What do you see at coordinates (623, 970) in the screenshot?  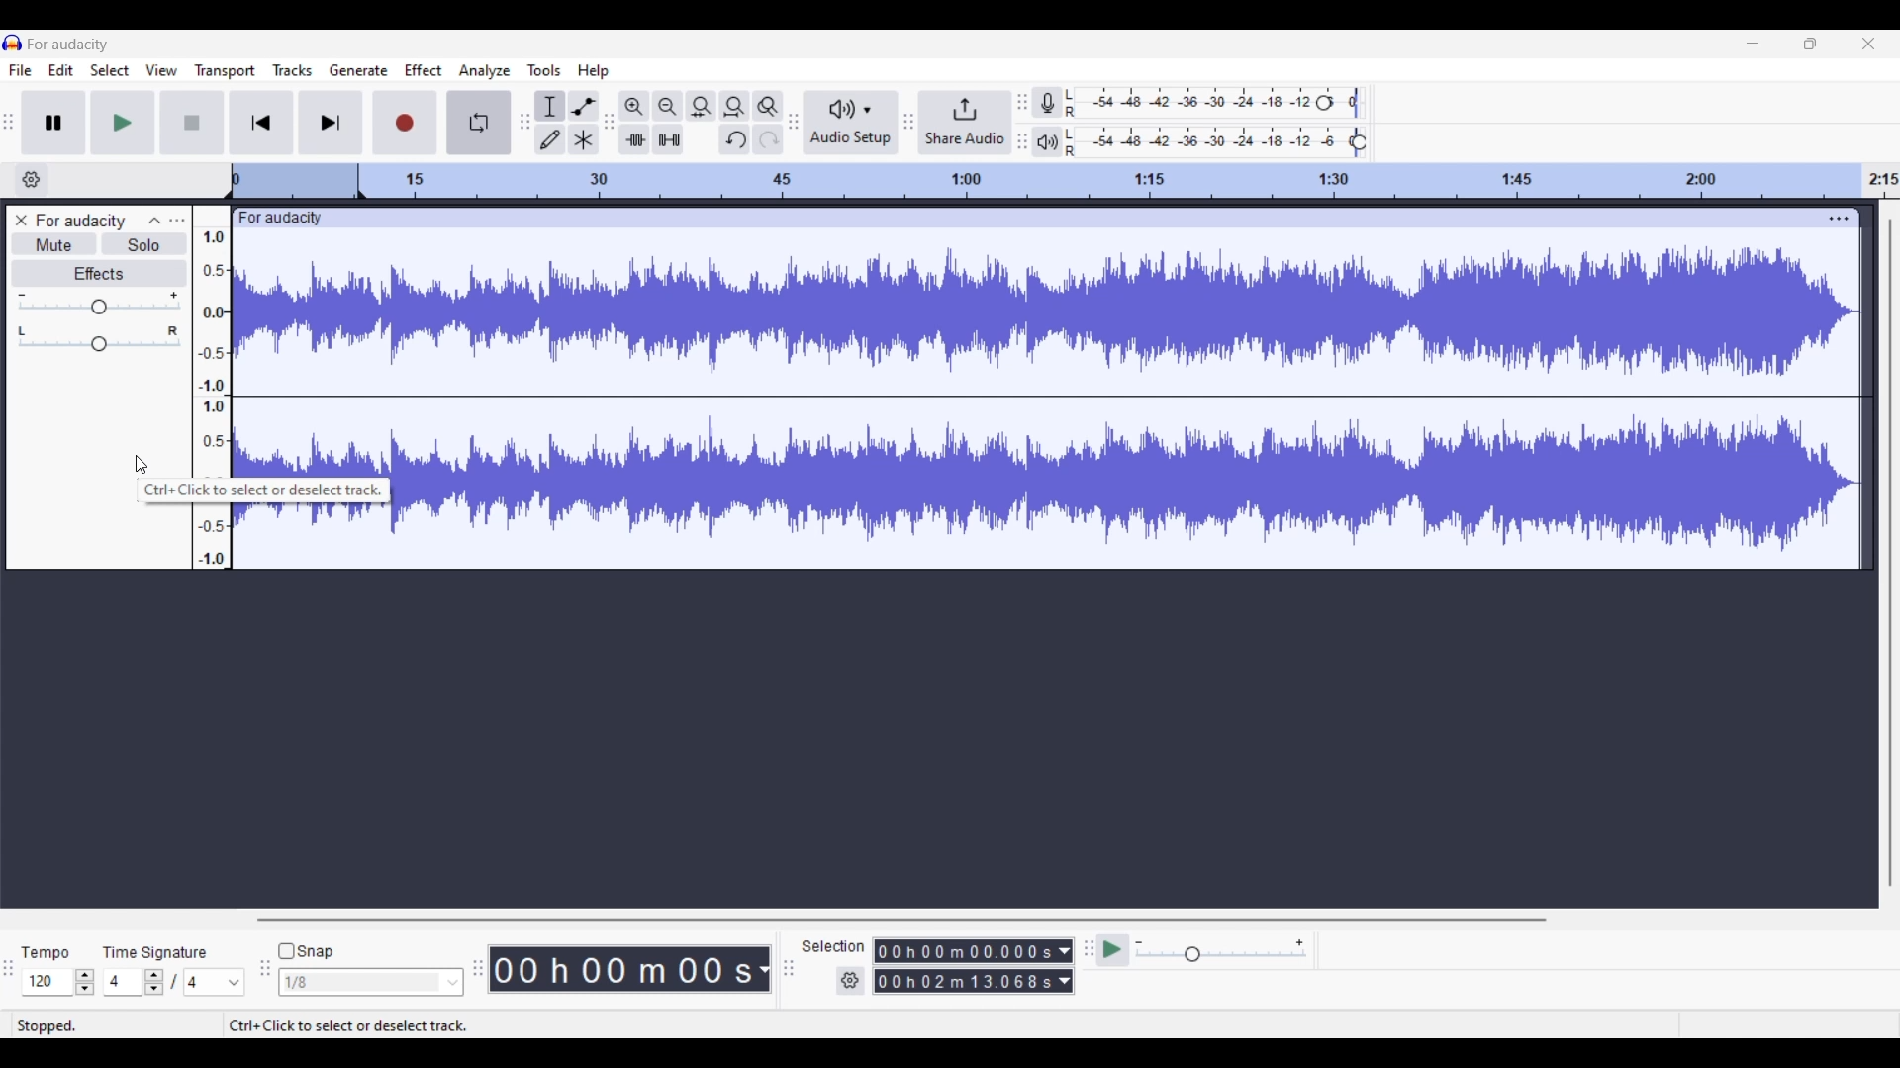 I see `Duration of recorded audio` at bounding box center [623, 970].